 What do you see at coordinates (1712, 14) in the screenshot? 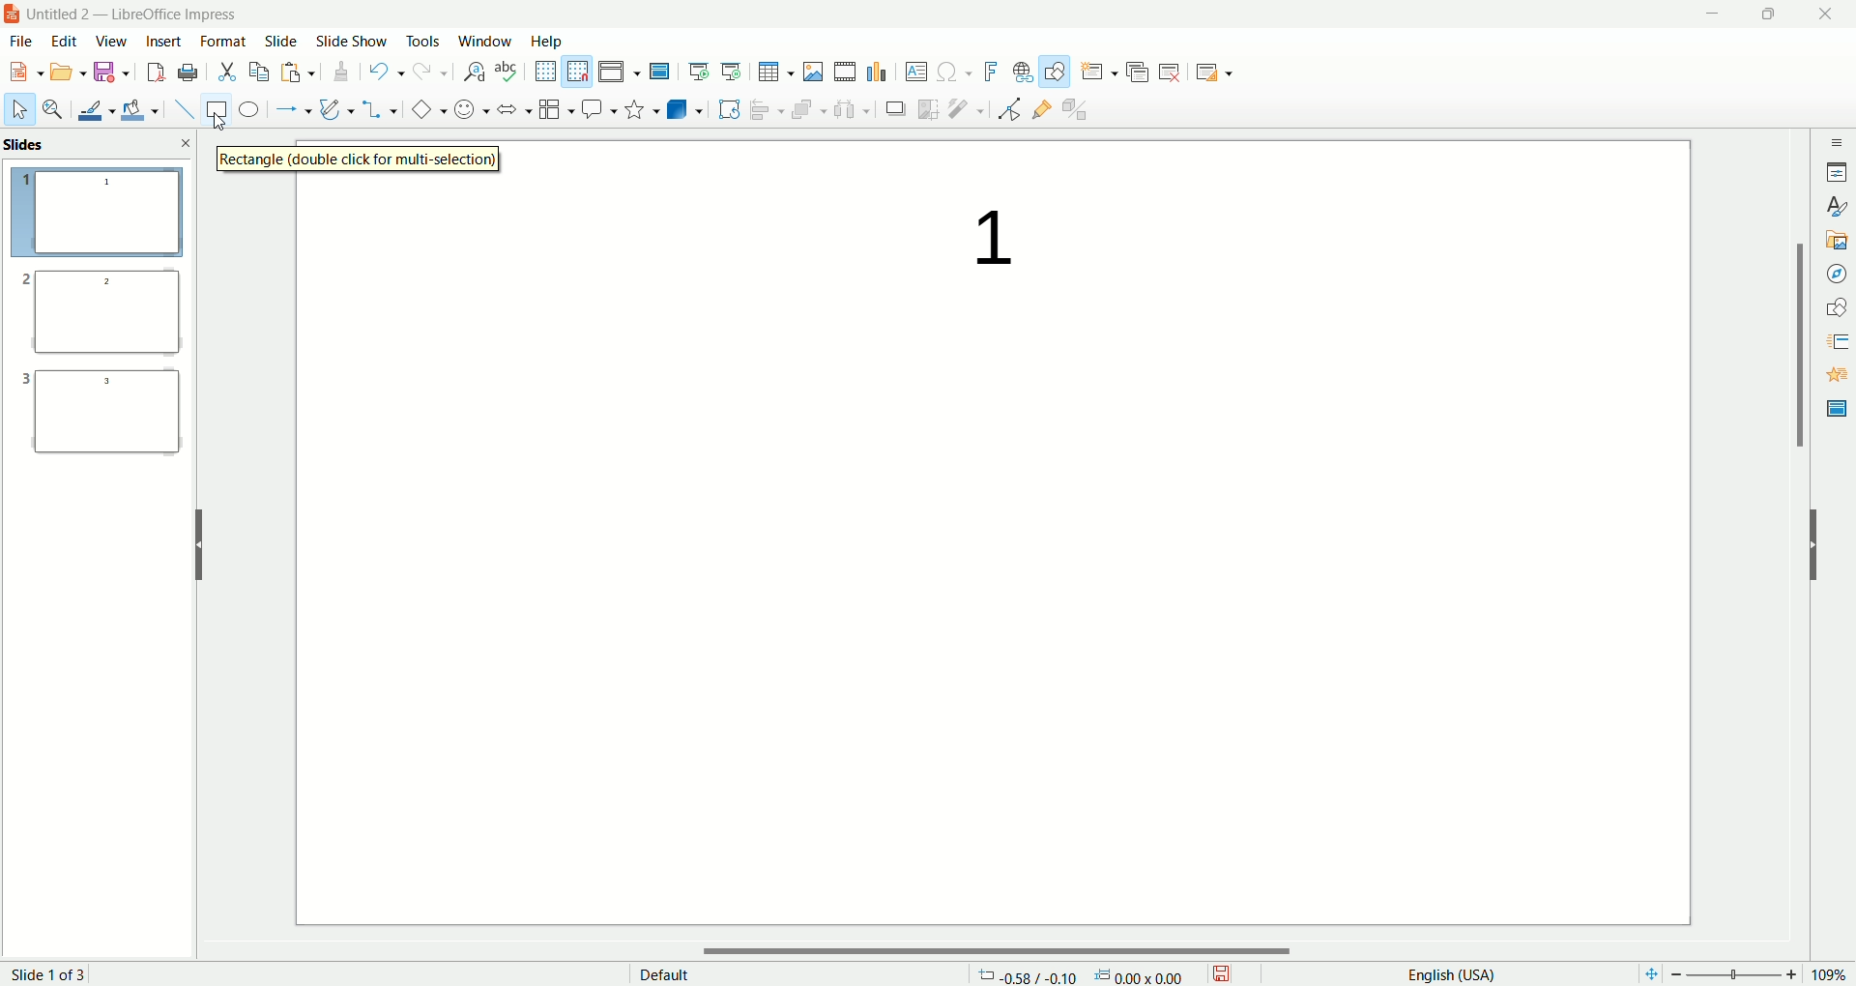
I see `minimize` at bounding box center [1712, 14].